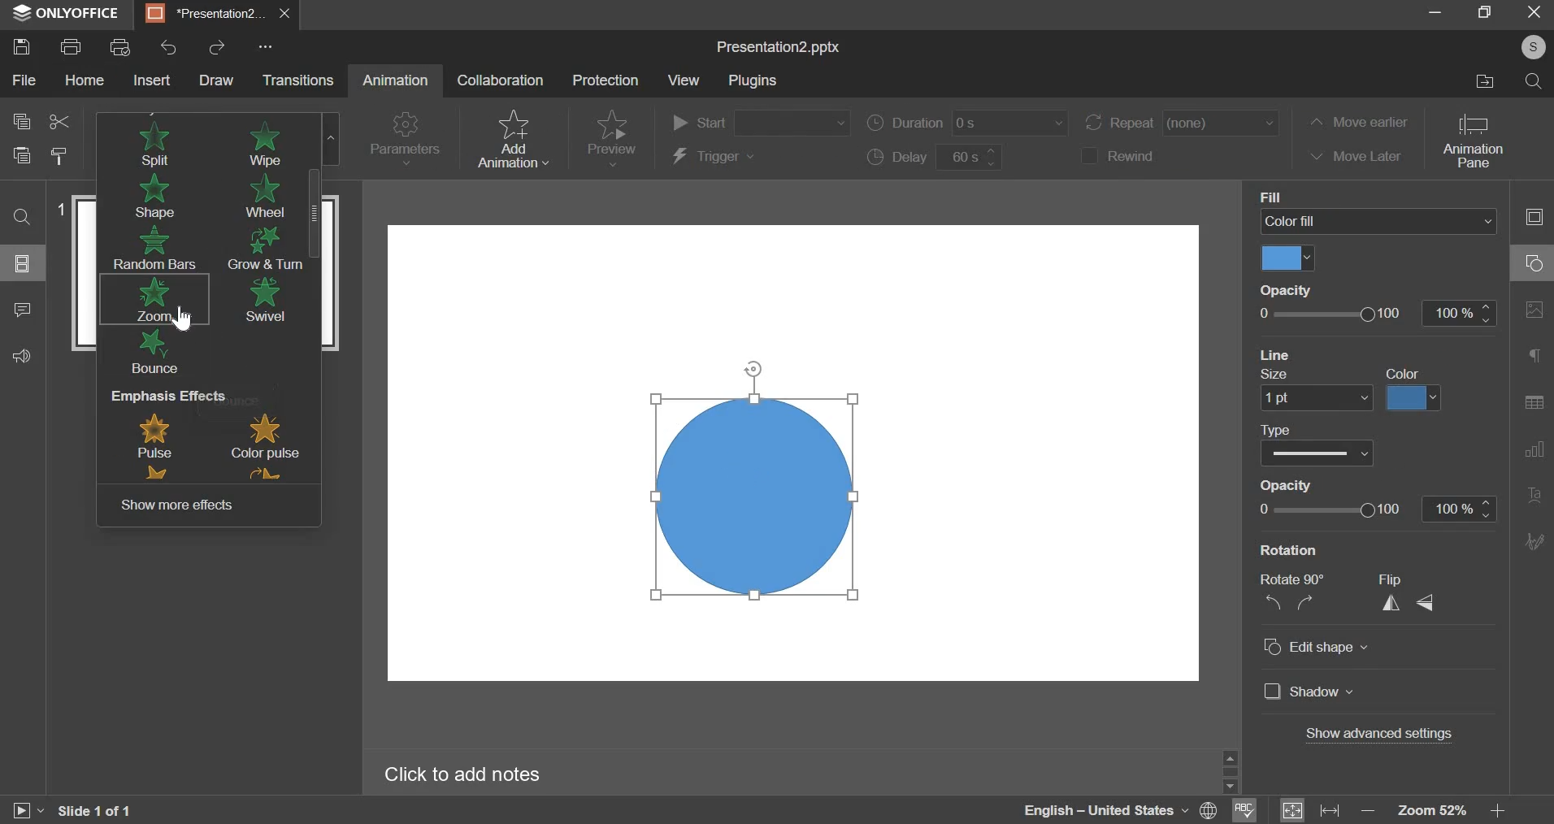 Image resolution: width=1554 pixels, height=824 pixels. What do you see at coordinates (1294, 197) in the screenshot?
I see `Background` at bounding box center [1294, 197].